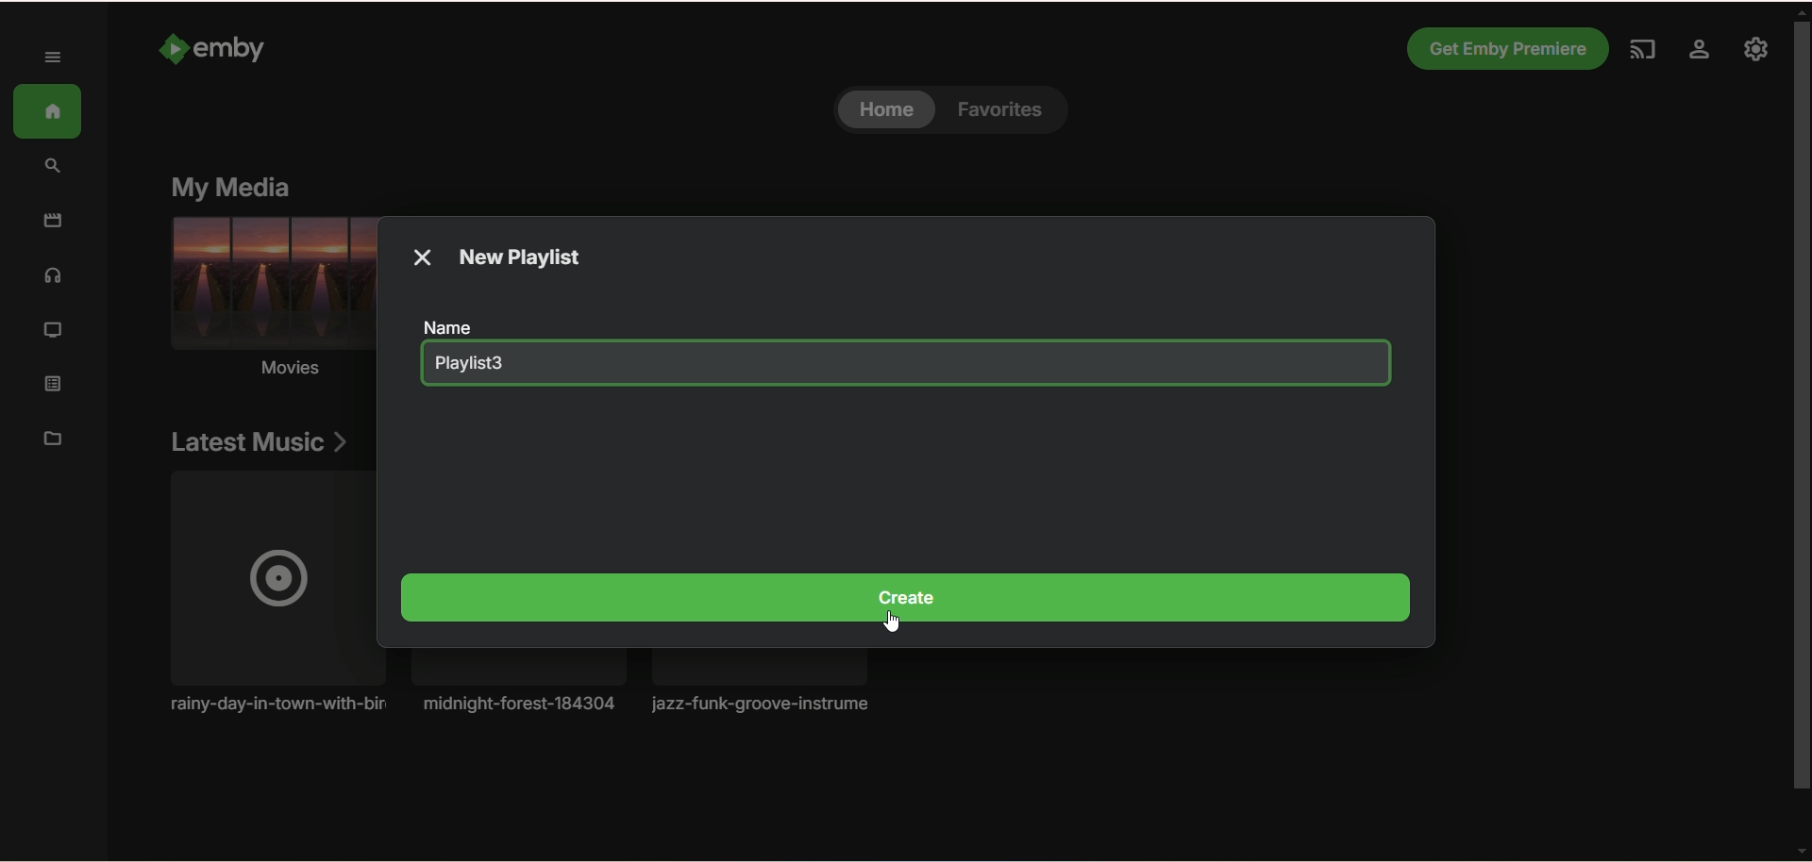  I want to click on playlist3, so click(473, 362).